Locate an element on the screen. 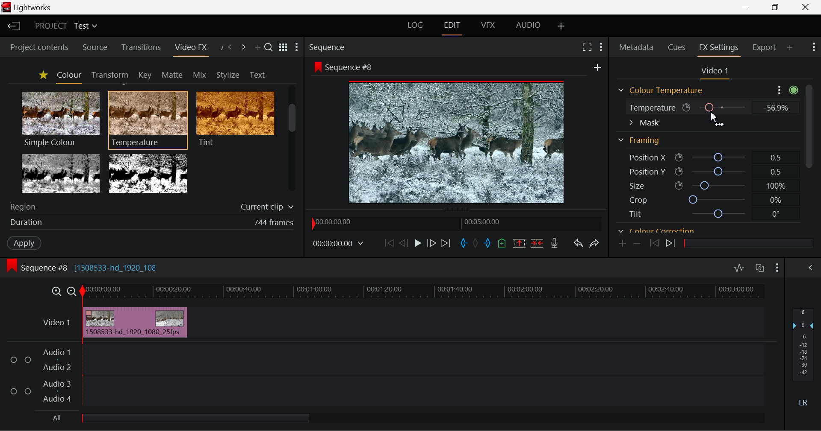 Image resolution: width=821 pixels, height=431 pixels. Show Settings is located at coordinates (810, 268).